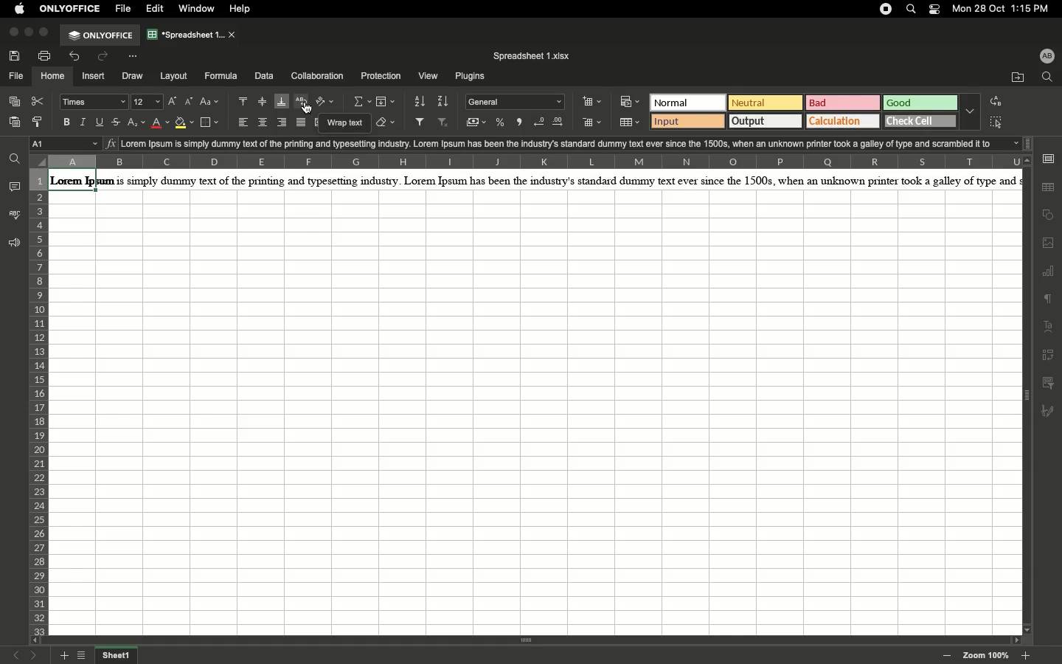 The image size is (1062, 664). Describe the element at coordinates (1049, 381) in the screenshot. I see `slicer` at that location.